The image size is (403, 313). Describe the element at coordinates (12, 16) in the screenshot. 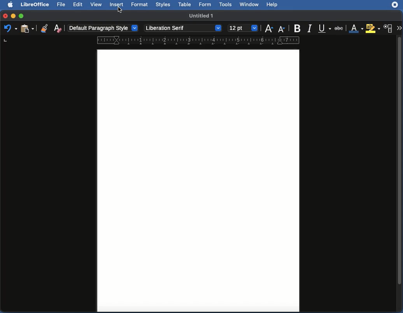

I see `Minimize` at that location.